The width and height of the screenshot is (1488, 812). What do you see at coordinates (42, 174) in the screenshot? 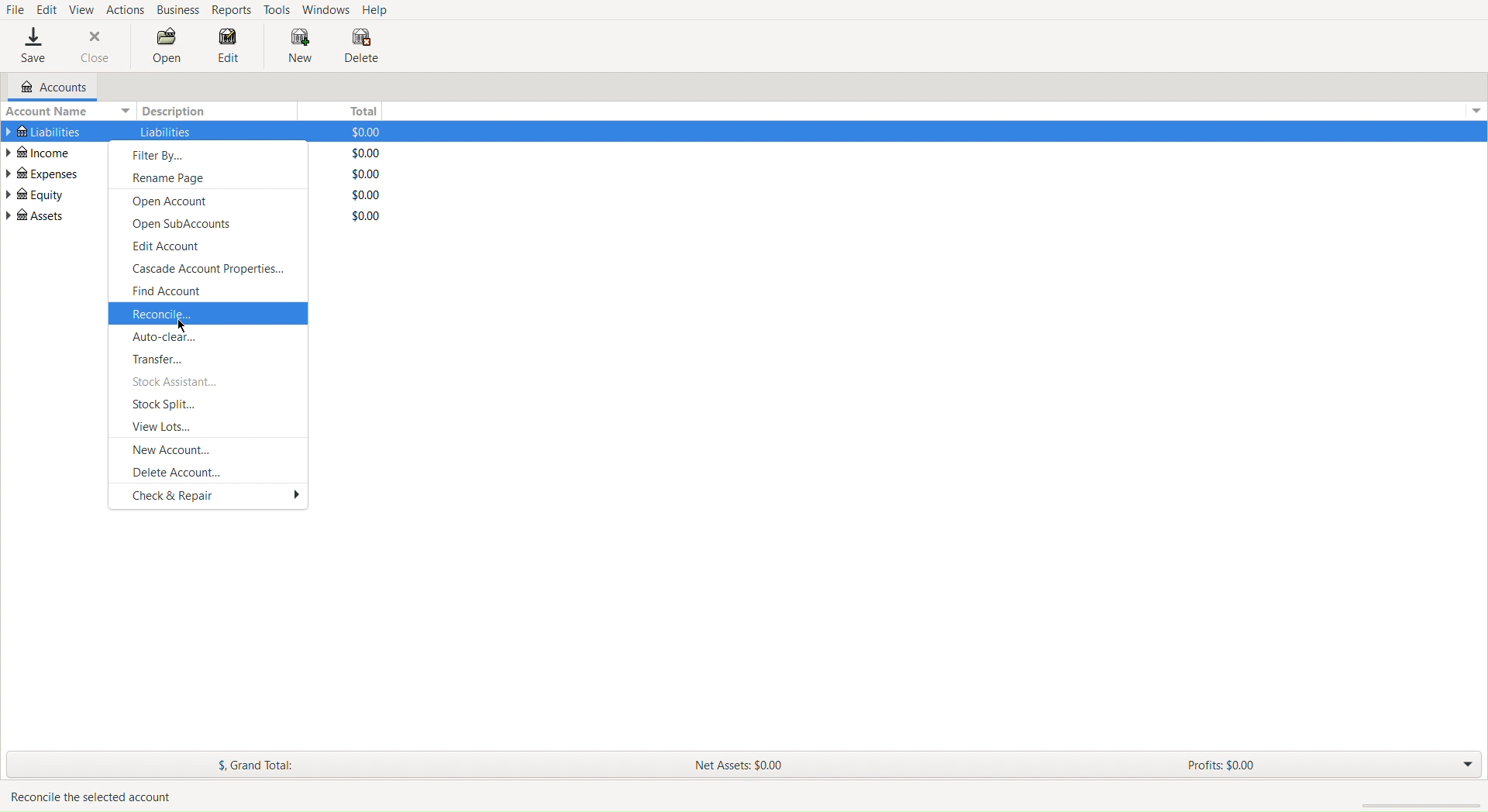
I see `Expenses` at bounding box center [42, 174].